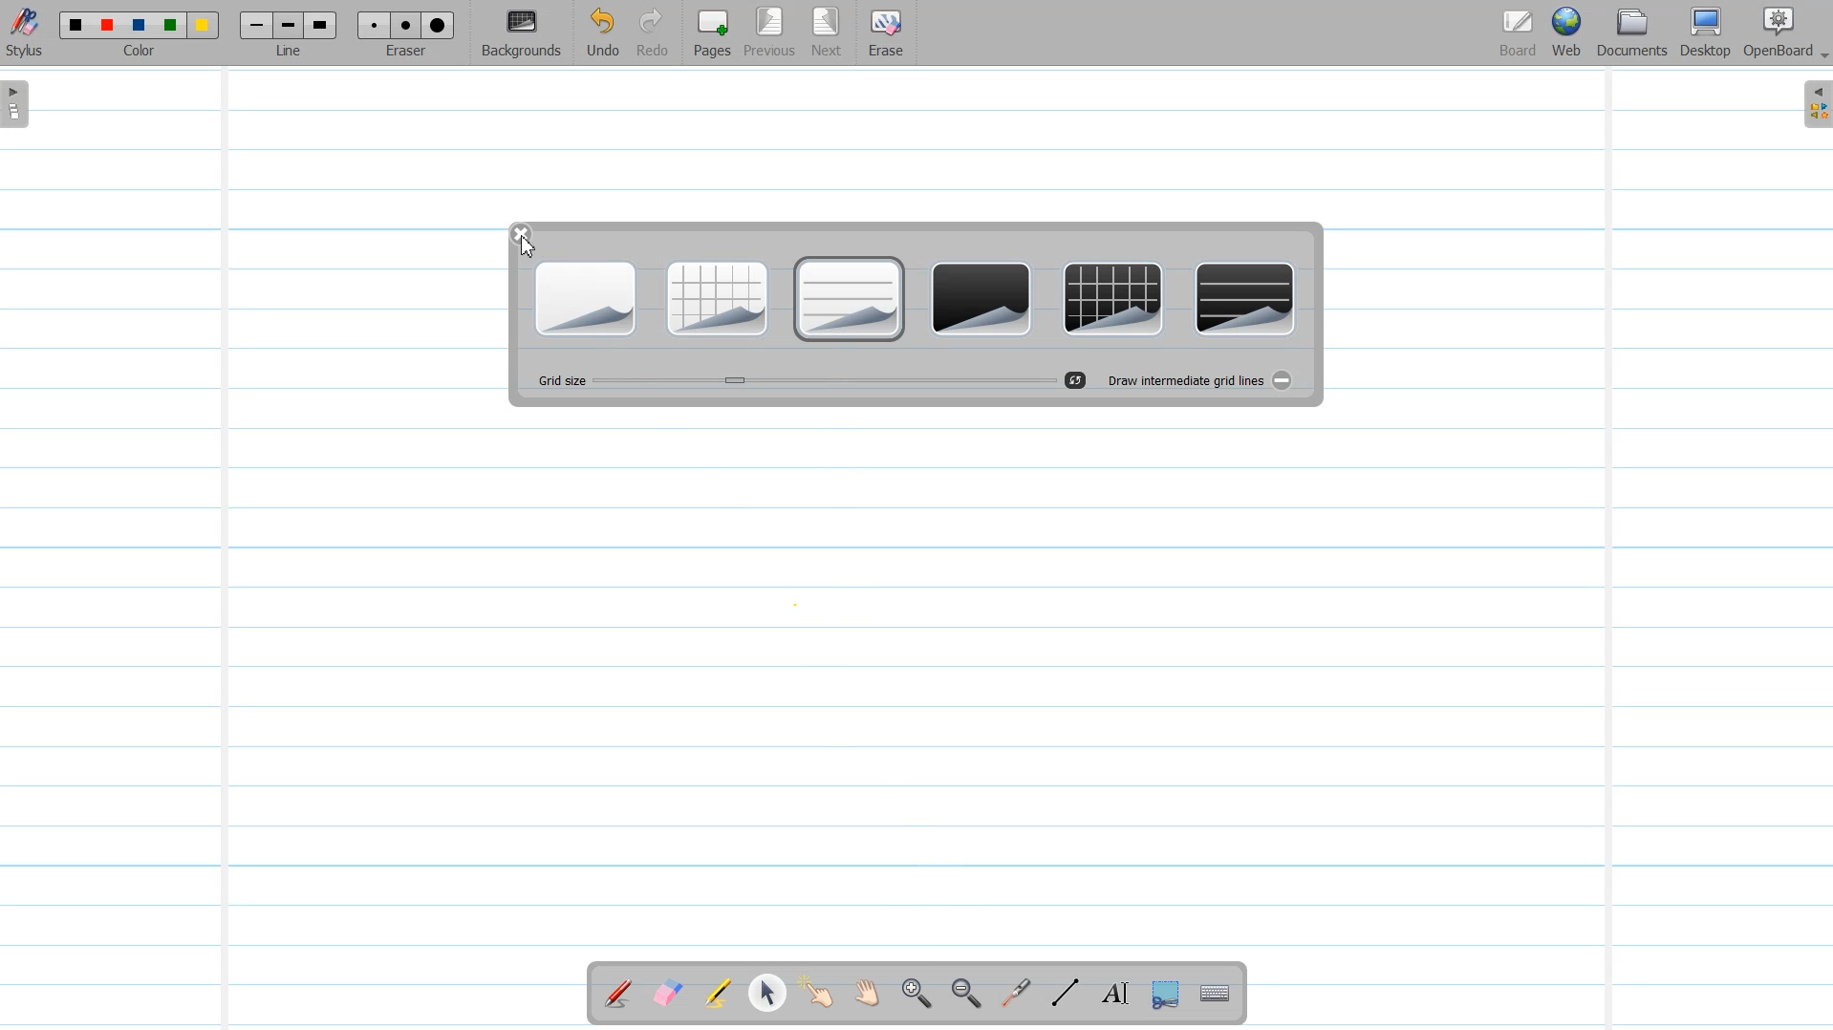 Image resolution: width=1833 pixels, height=1030 pixels. What do you see at coordinates (618, 994) in the screenshot?
I see `Annotate Document` at bounding box center [618, 994].